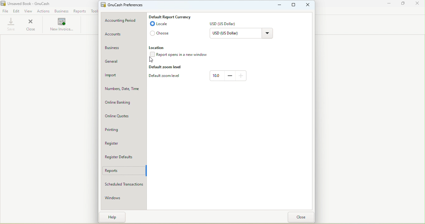 This screenshot has width=425, height=224. I want to click on Register, so click(121, 142).